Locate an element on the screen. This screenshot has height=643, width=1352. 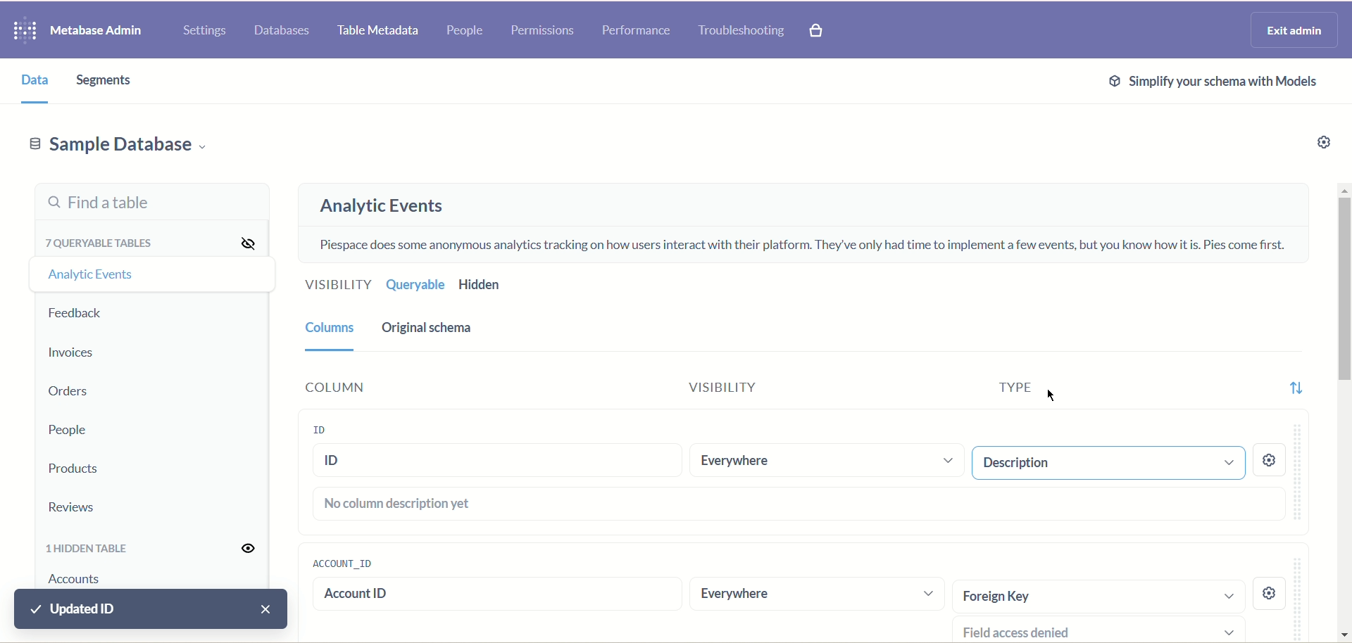
invoices is located at coordinates (71, 352).